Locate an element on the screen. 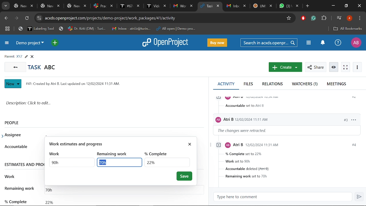 This screenshot has width=366, height=206. Info is located at coordinates (334, 67).